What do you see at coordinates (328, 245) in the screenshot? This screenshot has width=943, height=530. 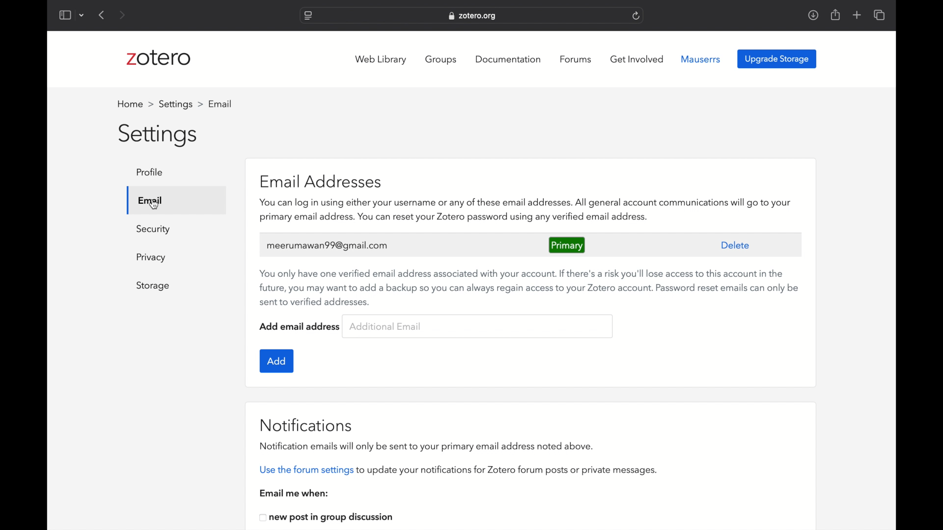 I see `user's email address (sample)` at bounding box center [328, 245].